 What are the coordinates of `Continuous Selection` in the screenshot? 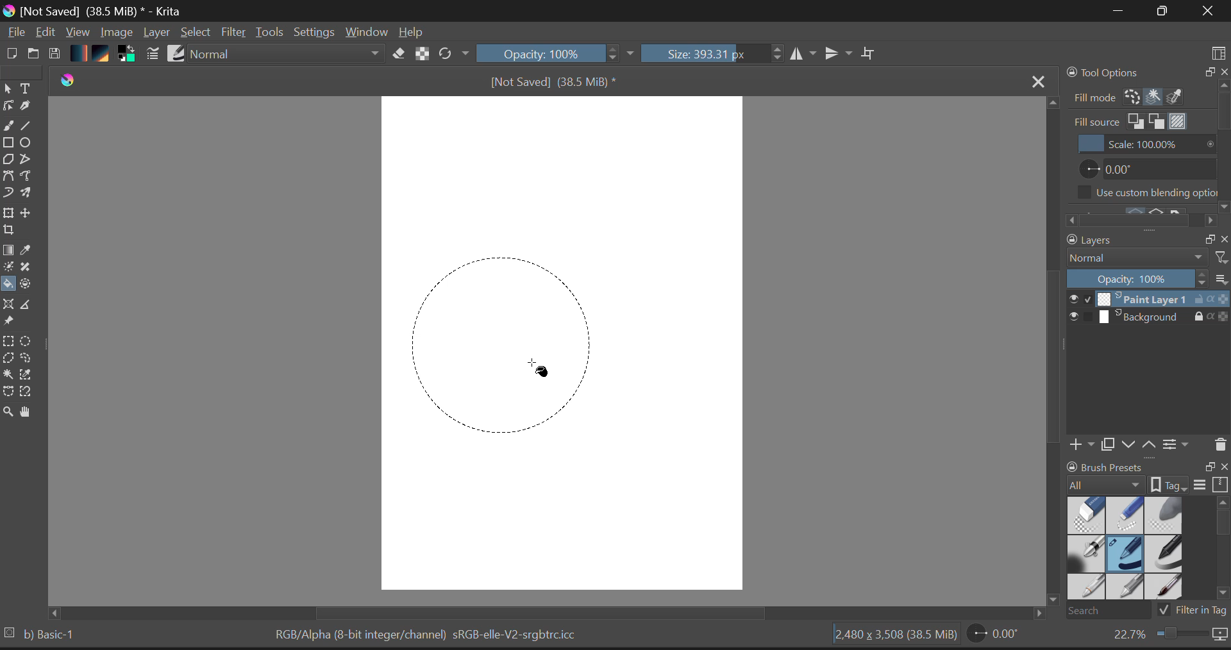 It's located at (10, 375).